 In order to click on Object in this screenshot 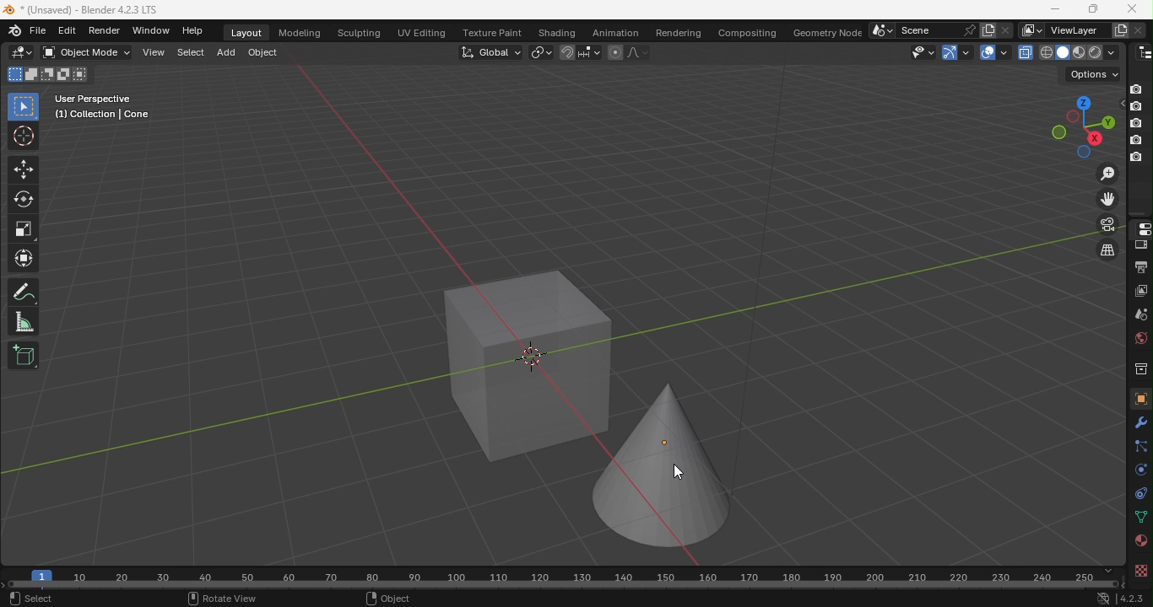, I will do `click(391, 599)`.